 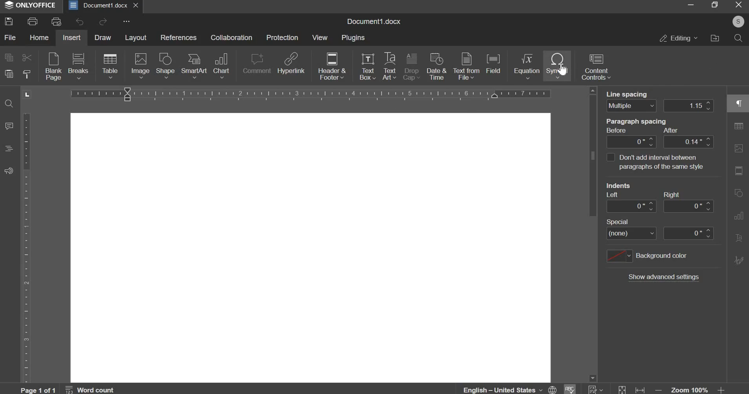 What do you see at coordinates (109, 66) in the screenshot?
I see `table` at bounding box center [109, 66].